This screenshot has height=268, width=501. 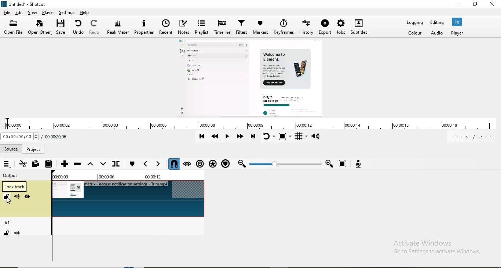 I want to click on unlocked video track, so click(x=129, y=199).